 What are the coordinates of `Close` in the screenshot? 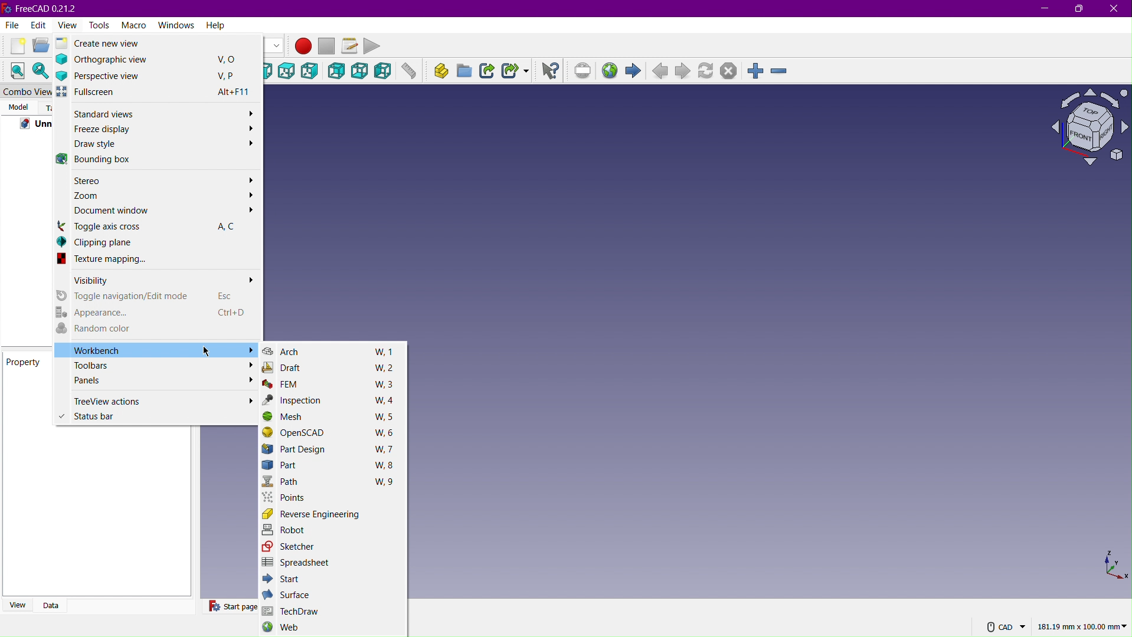 It's located at (1114, 8).